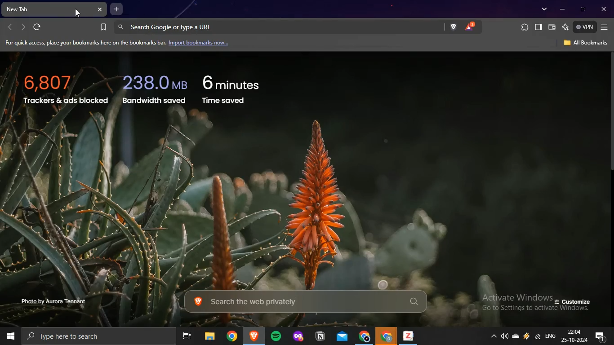 The image size is (614, 345). What do you see at coordinates (565, 27) in the screenshot?
I see `leo AI` at bounding box center [565, 27].